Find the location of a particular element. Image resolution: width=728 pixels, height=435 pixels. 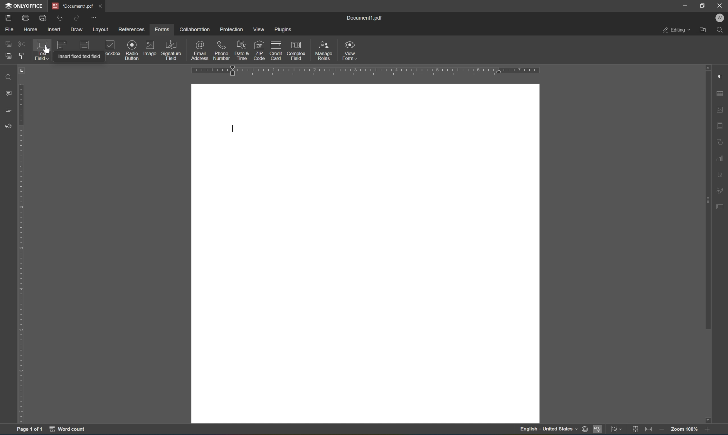

word count is located at coordinates (69, 430).